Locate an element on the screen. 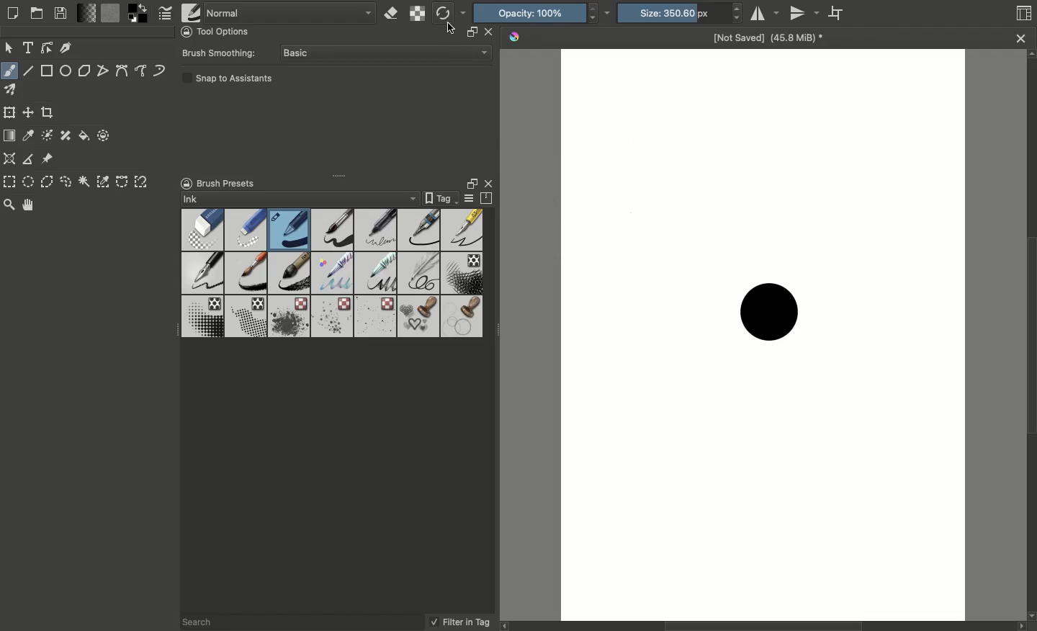 This screenshot has height=631, width=1037. Preserve alpha is located at coordinates (418, 14).